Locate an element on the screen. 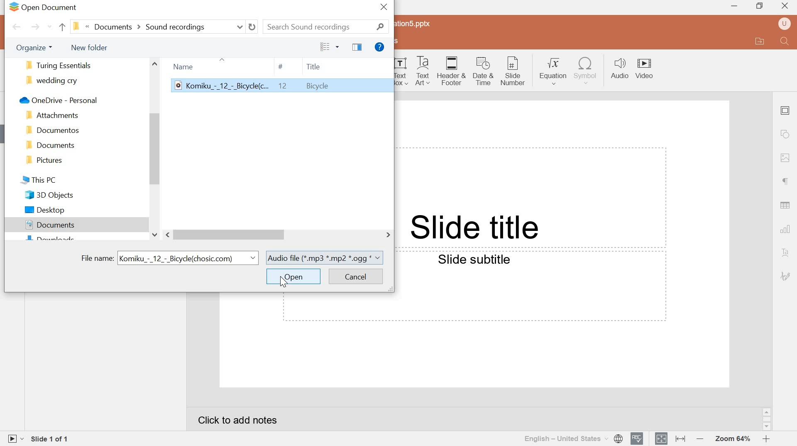 This screenshot has width=797, height=446. onedrive-personal is located at coordinates (57, 100).